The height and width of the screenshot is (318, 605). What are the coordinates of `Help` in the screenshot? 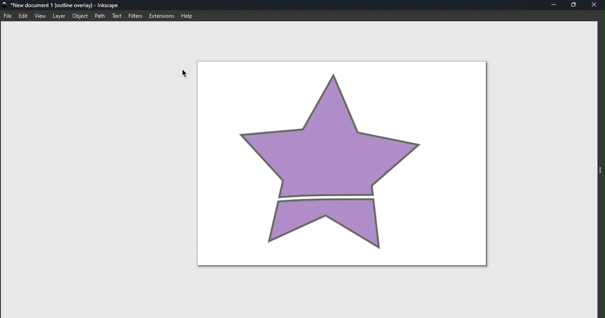 It's located at (188, 15).